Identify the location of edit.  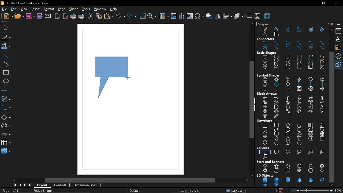
(13, 9).